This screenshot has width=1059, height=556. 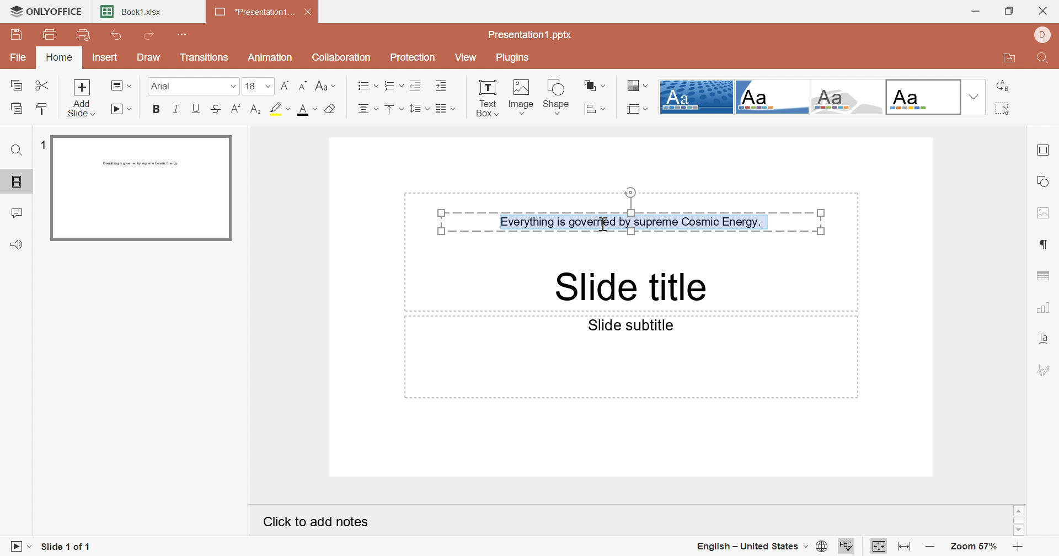 What do you see at coordinates (1045, 213) in the screenshot?
I see `Image` at bounding box center [1045, 213].